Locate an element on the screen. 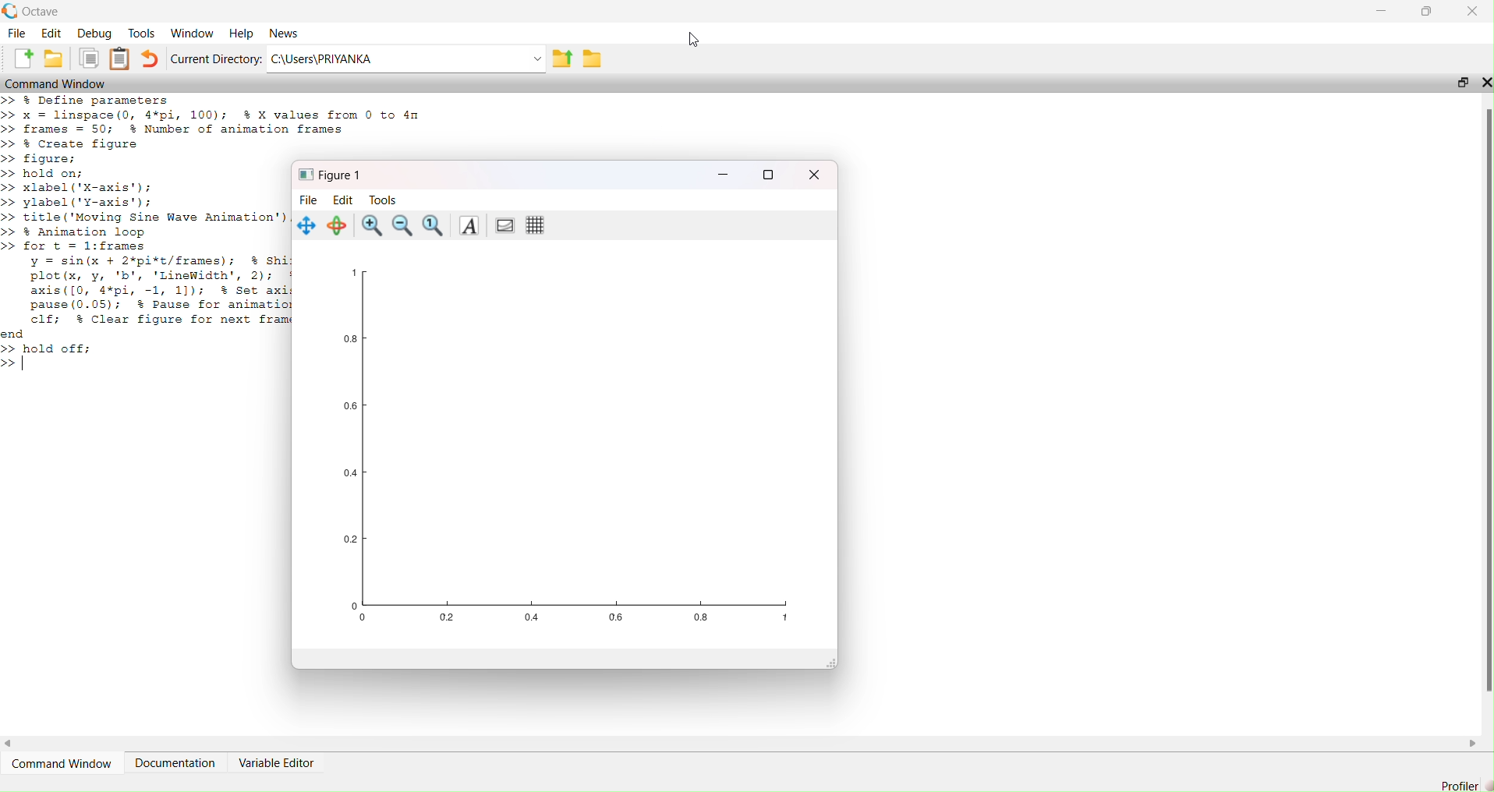  zoom is located at coordinates (433, 226).